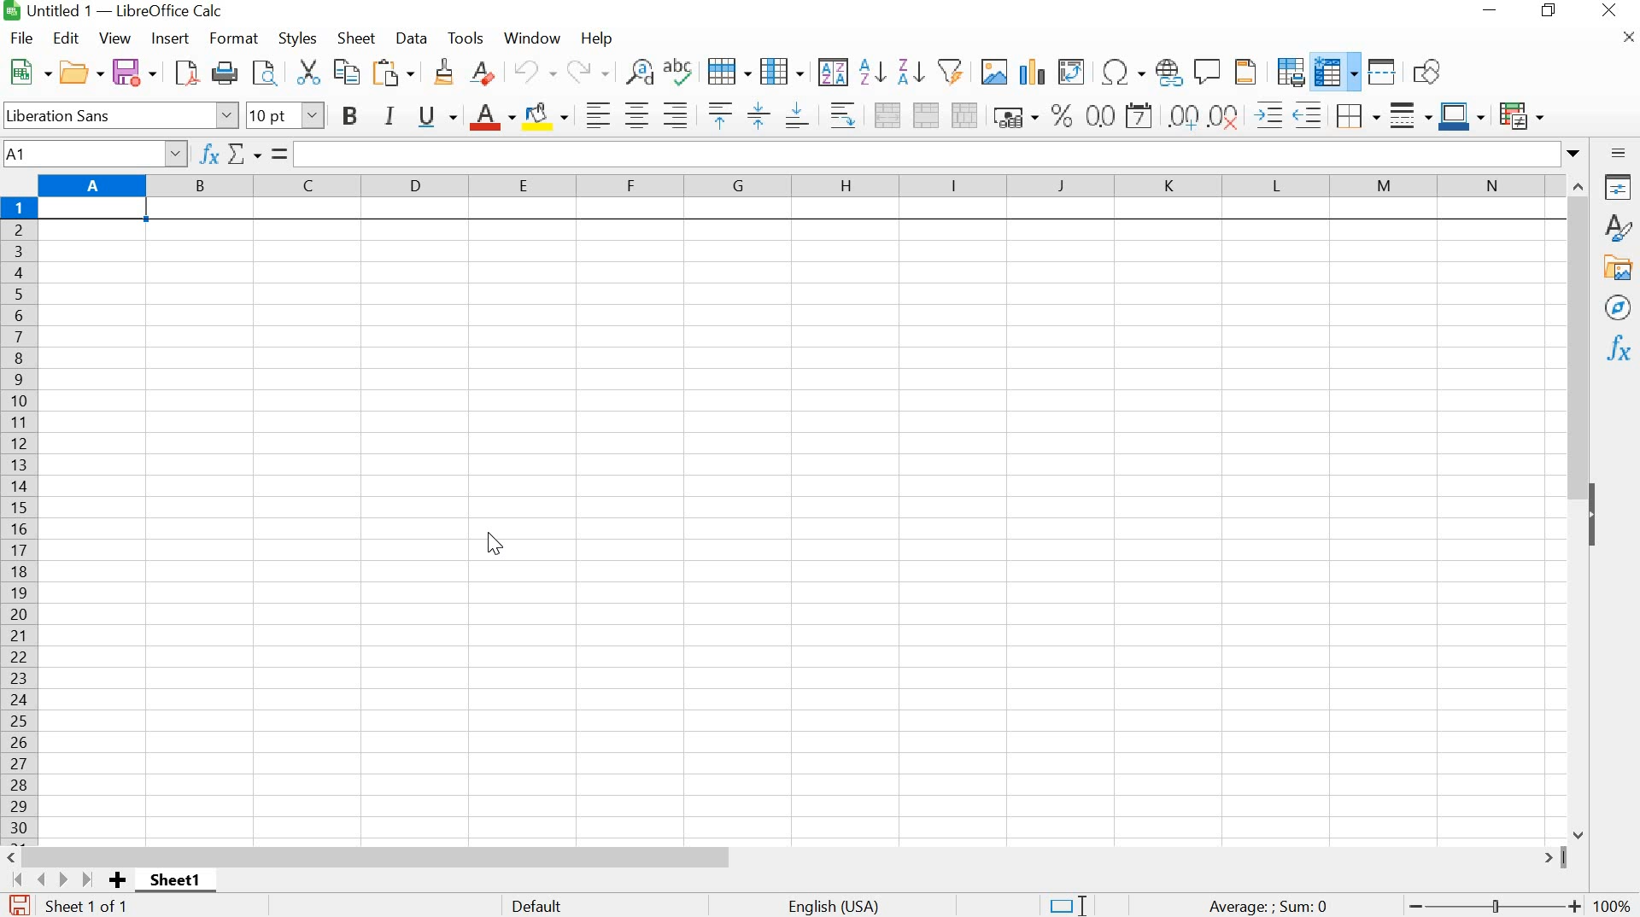 The height and width of the screenshot is (917, 1640). What do you see at coordinates (892, 72) in the screenshot?
I see `SORT ASCENDING OR SORT DESCENDING` at bounding box center [892, 72].